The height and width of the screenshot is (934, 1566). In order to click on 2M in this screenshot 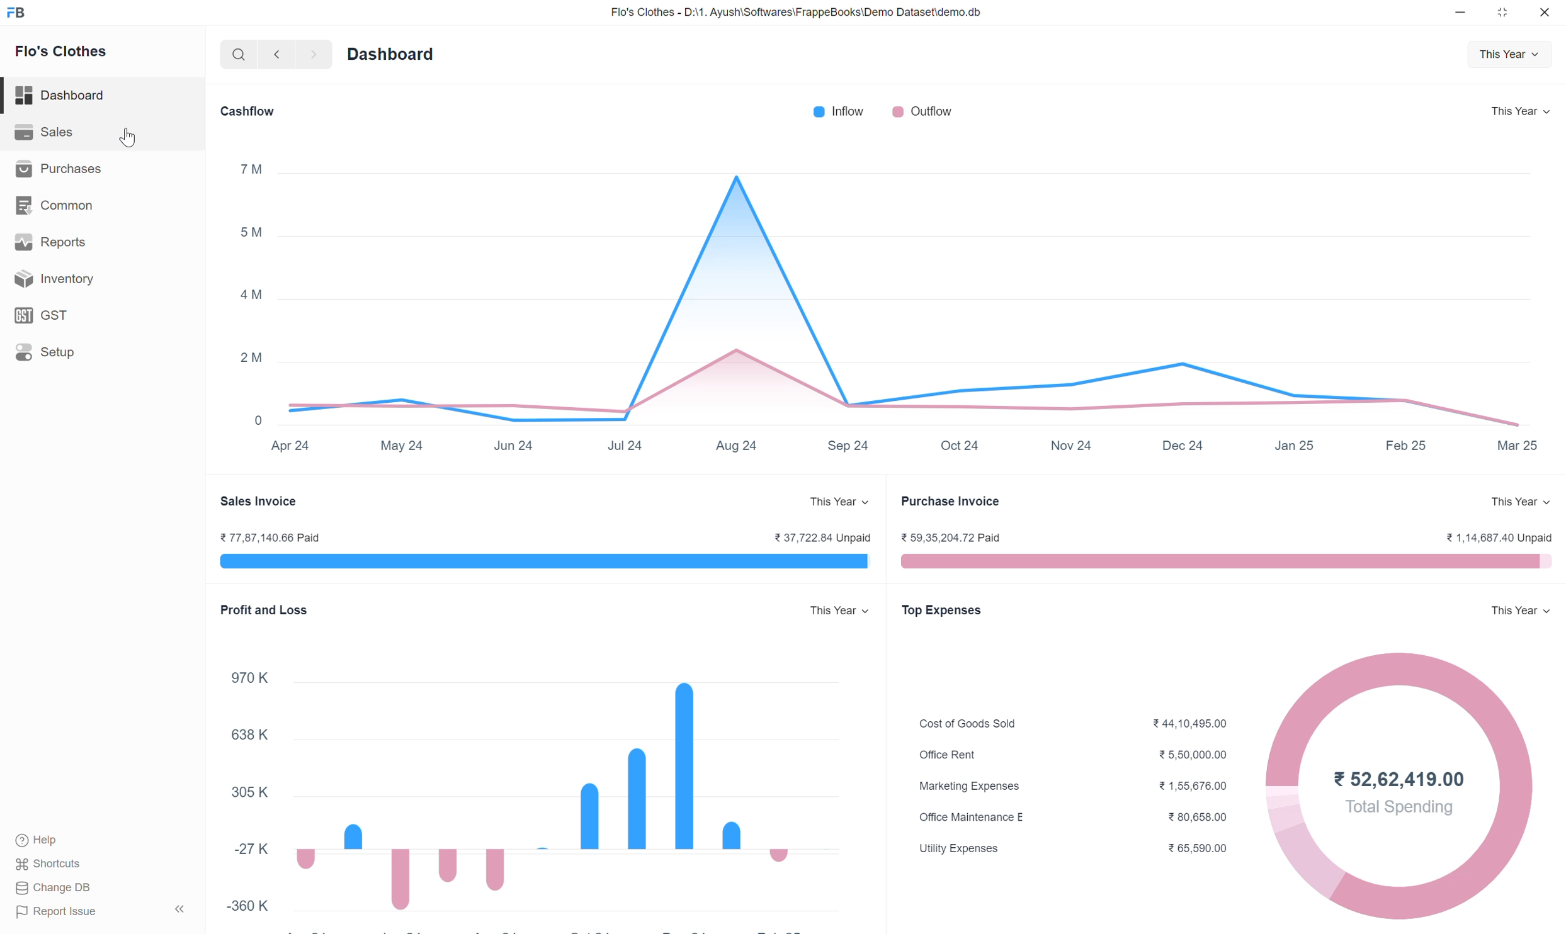, I will do `click(246, 356)`.